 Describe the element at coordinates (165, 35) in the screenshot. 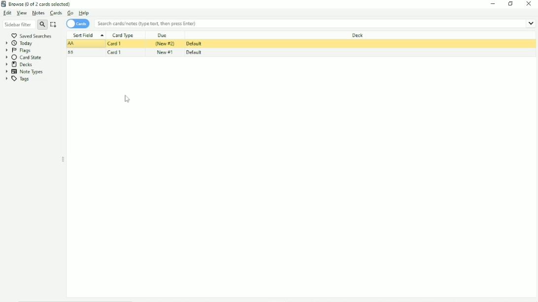

I see `Due` at that location.